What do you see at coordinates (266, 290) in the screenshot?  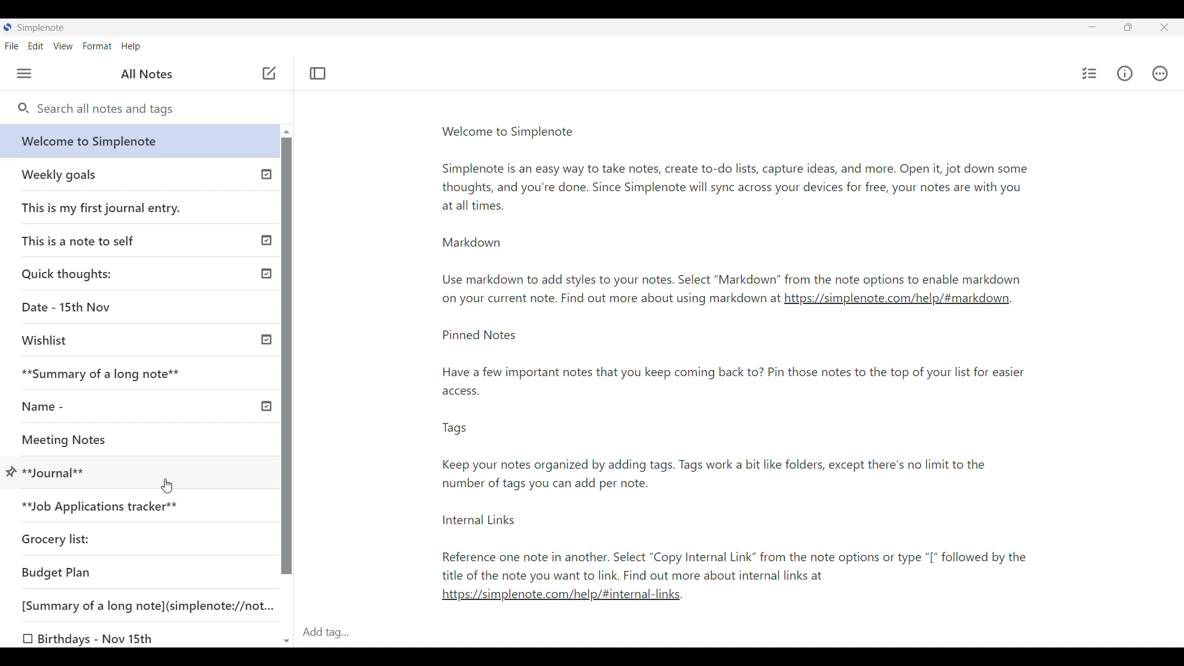 I see `Published notes indicated by check icon` at bounding box center [266, 290].